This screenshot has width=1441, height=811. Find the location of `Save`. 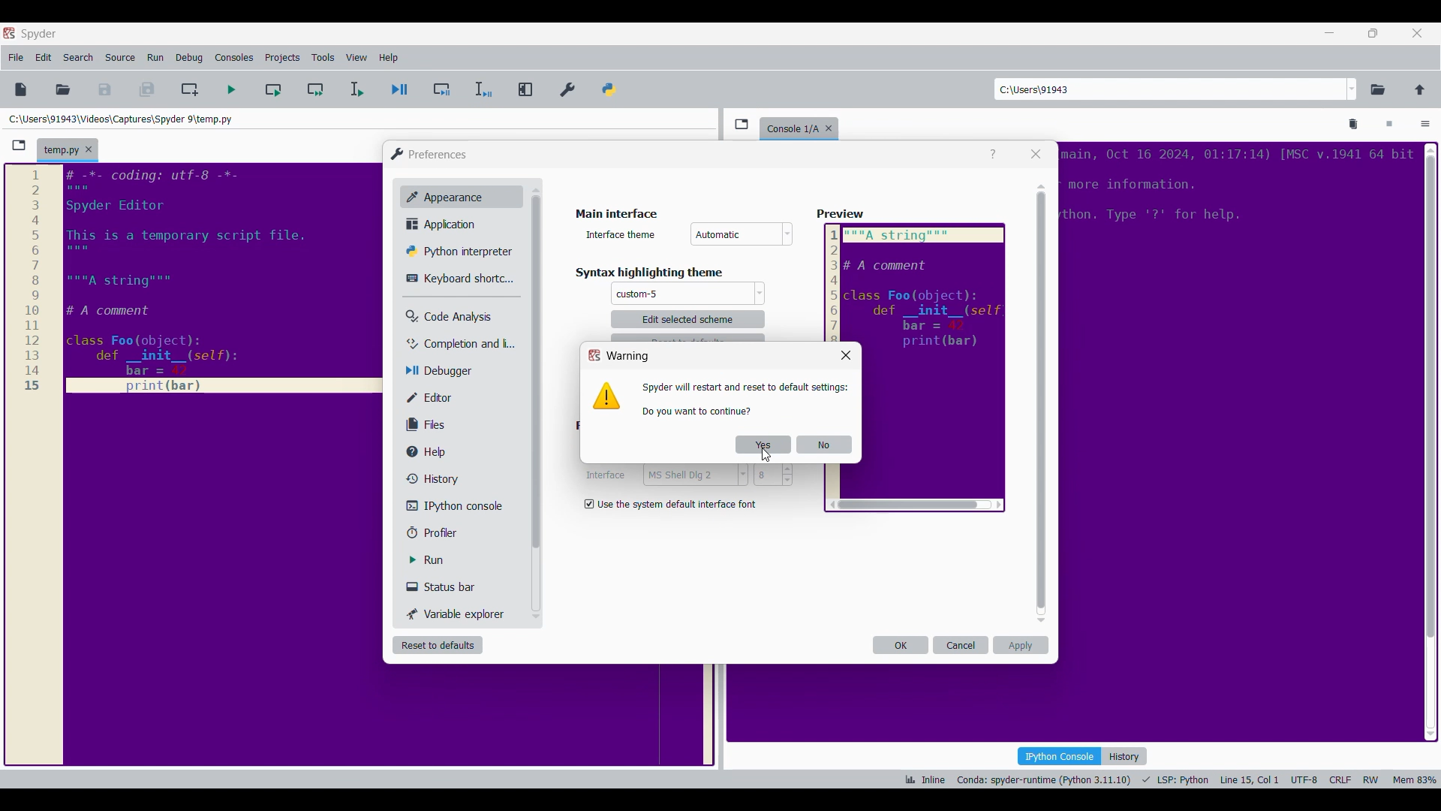

Save is located at coordinates (105, 89).